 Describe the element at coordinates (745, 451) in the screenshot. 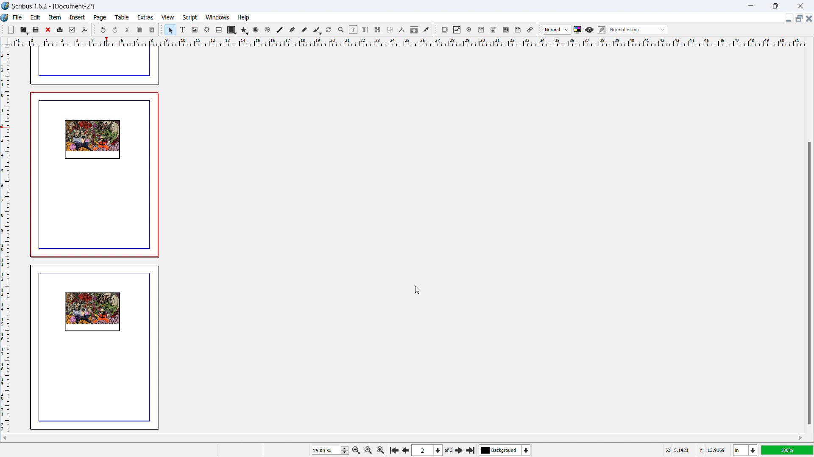

I see `unit of measurement` at that location.